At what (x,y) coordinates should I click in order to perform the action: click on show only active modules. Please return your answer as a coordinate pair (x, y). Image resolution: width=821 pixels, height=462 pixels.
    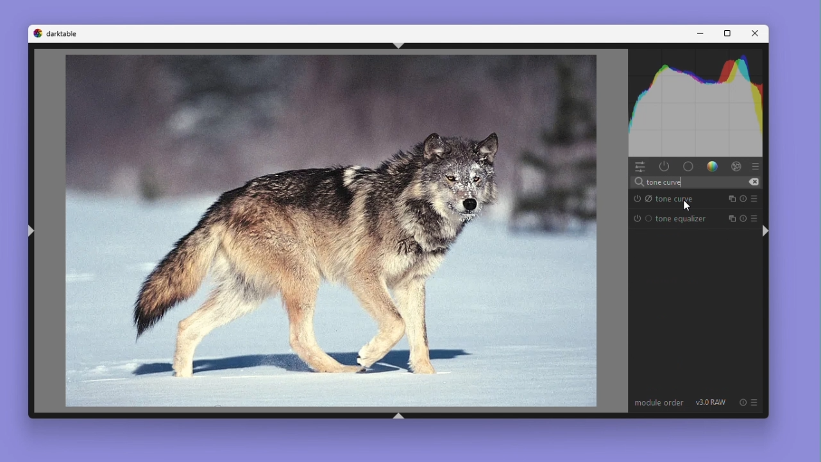
    Looking at the image, I should click on (664, 167).